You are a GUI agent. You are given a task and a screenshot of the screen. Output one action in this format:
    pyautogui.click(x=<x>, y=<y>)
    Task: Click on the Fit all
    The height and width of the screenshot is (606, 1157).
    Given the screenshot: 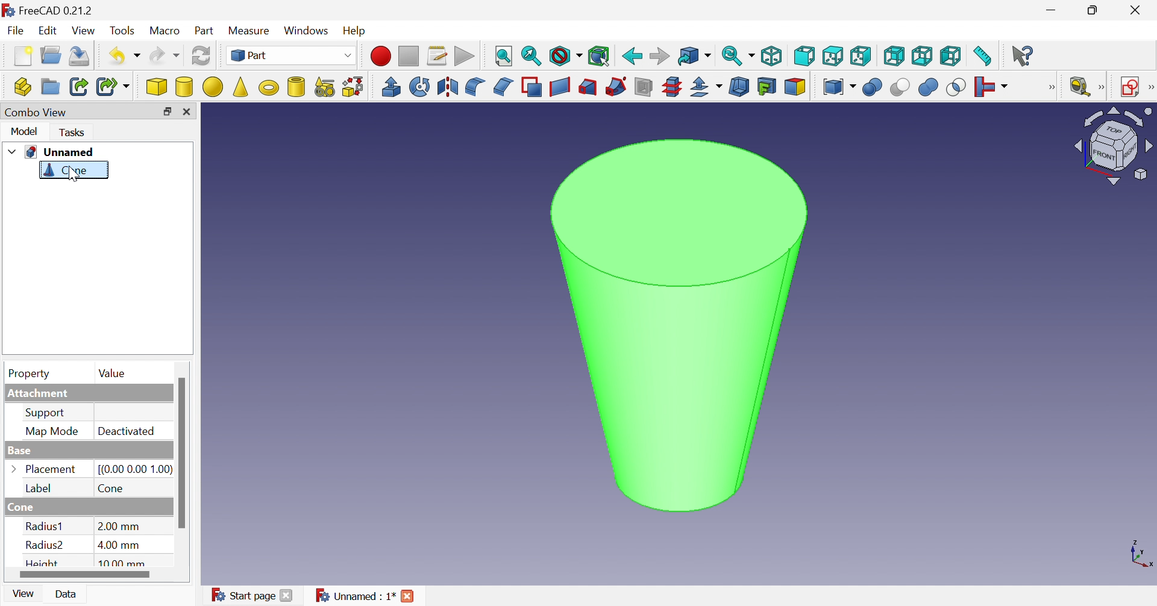 What is the action you would take?
    pyautogui.click(x=502, y=57)
    